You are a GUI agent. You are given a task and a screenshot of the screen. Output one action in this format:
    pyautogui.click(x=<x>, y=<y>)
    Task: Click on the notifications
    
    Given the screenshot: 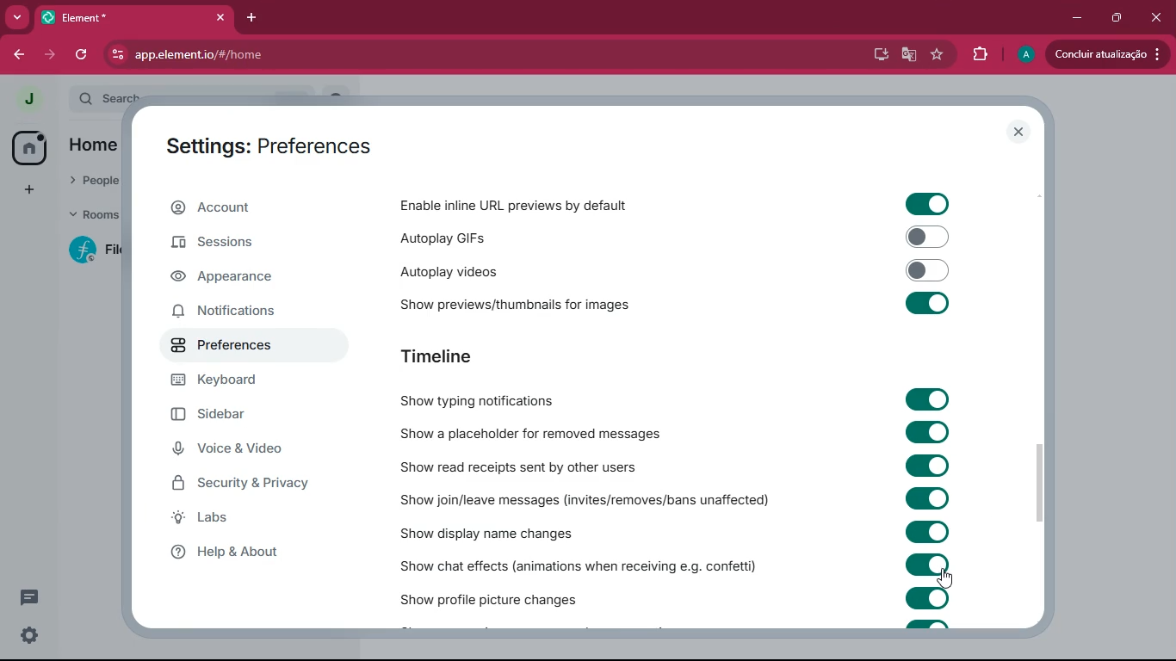 What is the action you would take?
    pyautogui.click(x=239, y=310)
    